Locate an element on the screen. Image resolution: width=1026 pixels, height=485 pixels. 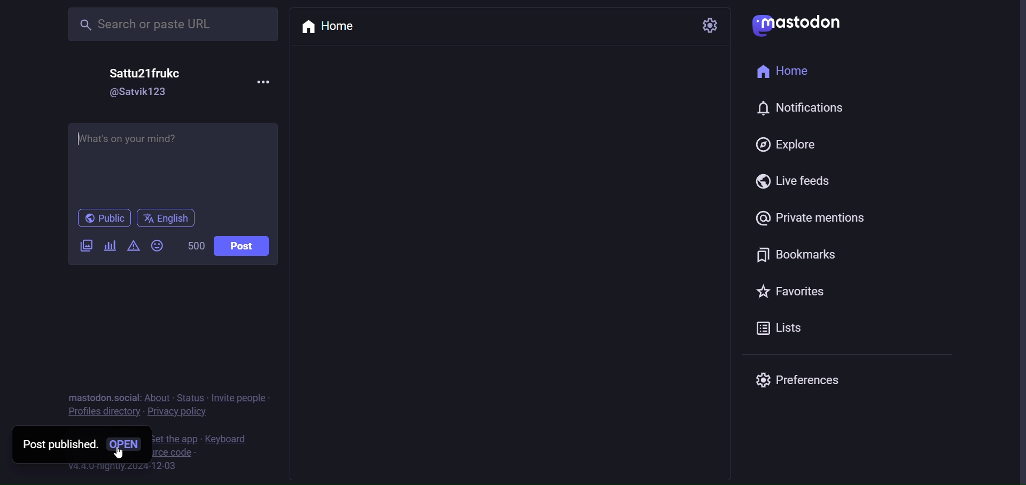
Privacy policy is located at coordinates (179, 414).